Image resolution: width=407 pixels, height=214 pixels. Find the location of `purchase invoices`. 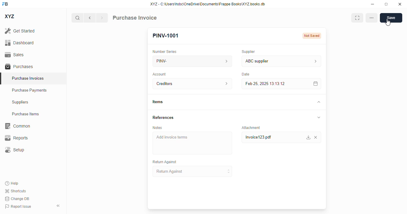

purchase invoices is located at coordinates (29, 78).